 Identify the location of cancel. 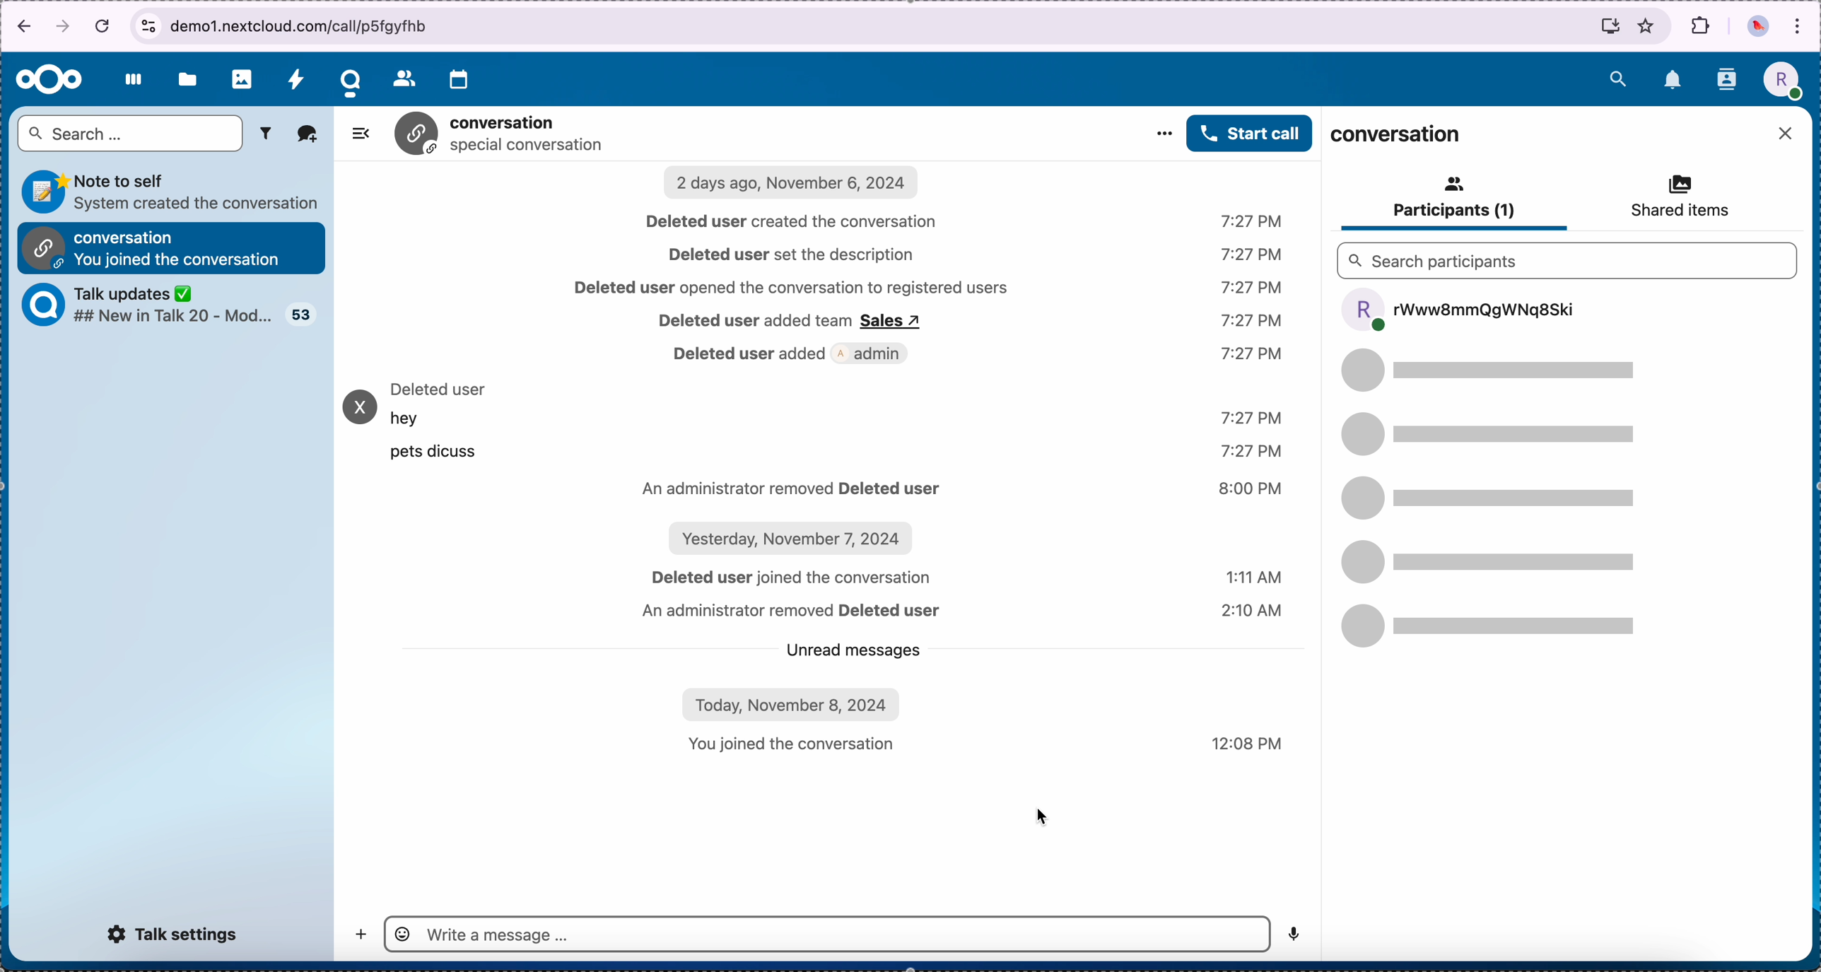
(103, 20).